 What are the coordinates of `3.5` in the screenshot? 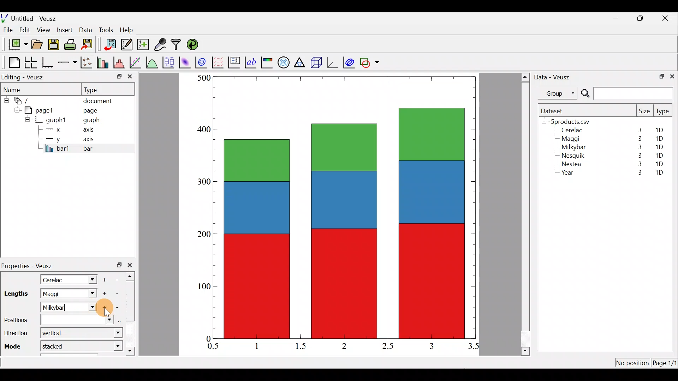 It's located at (474, 347).